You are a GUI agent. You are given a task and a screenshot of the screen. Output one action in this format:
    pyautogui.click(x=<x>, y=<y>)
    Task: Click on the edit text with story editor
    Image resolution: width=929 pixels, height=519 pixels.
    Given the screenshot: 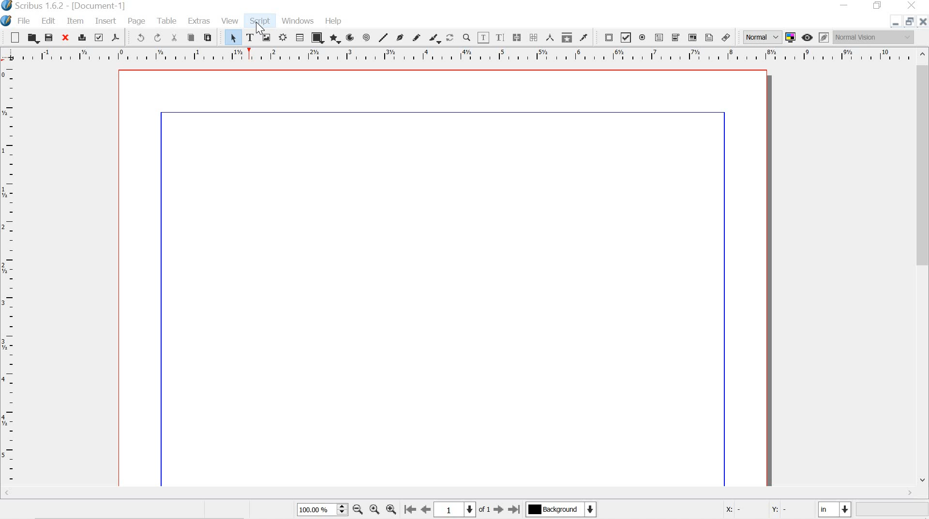 What is the action you would take?
    pyautogui.click(x=500, y=38)
    